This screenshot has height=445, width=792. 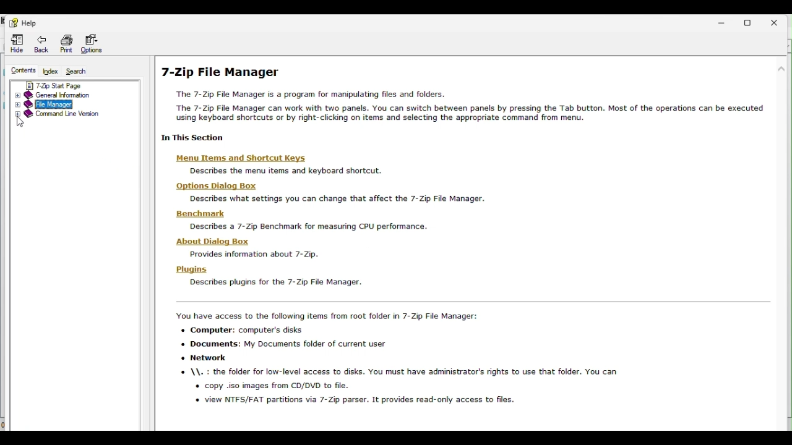 I want to click on description text, so click(x=413, y=362).